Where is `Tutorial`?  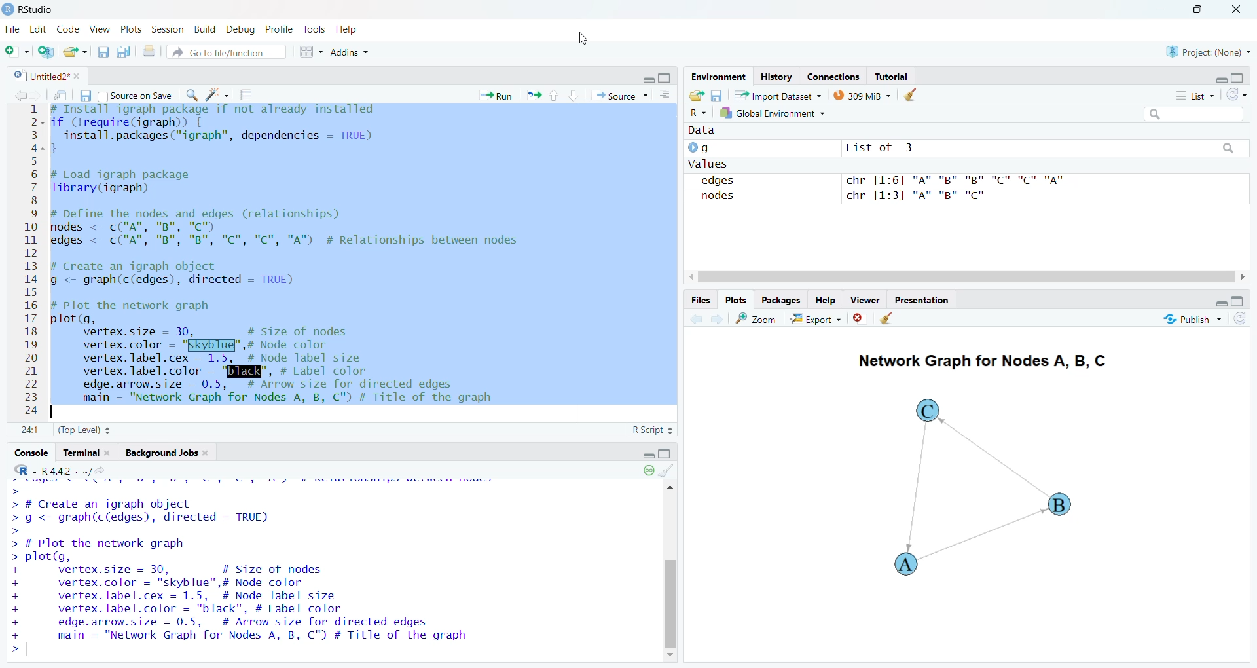 Tutorial is located at coordinates (896, 75).